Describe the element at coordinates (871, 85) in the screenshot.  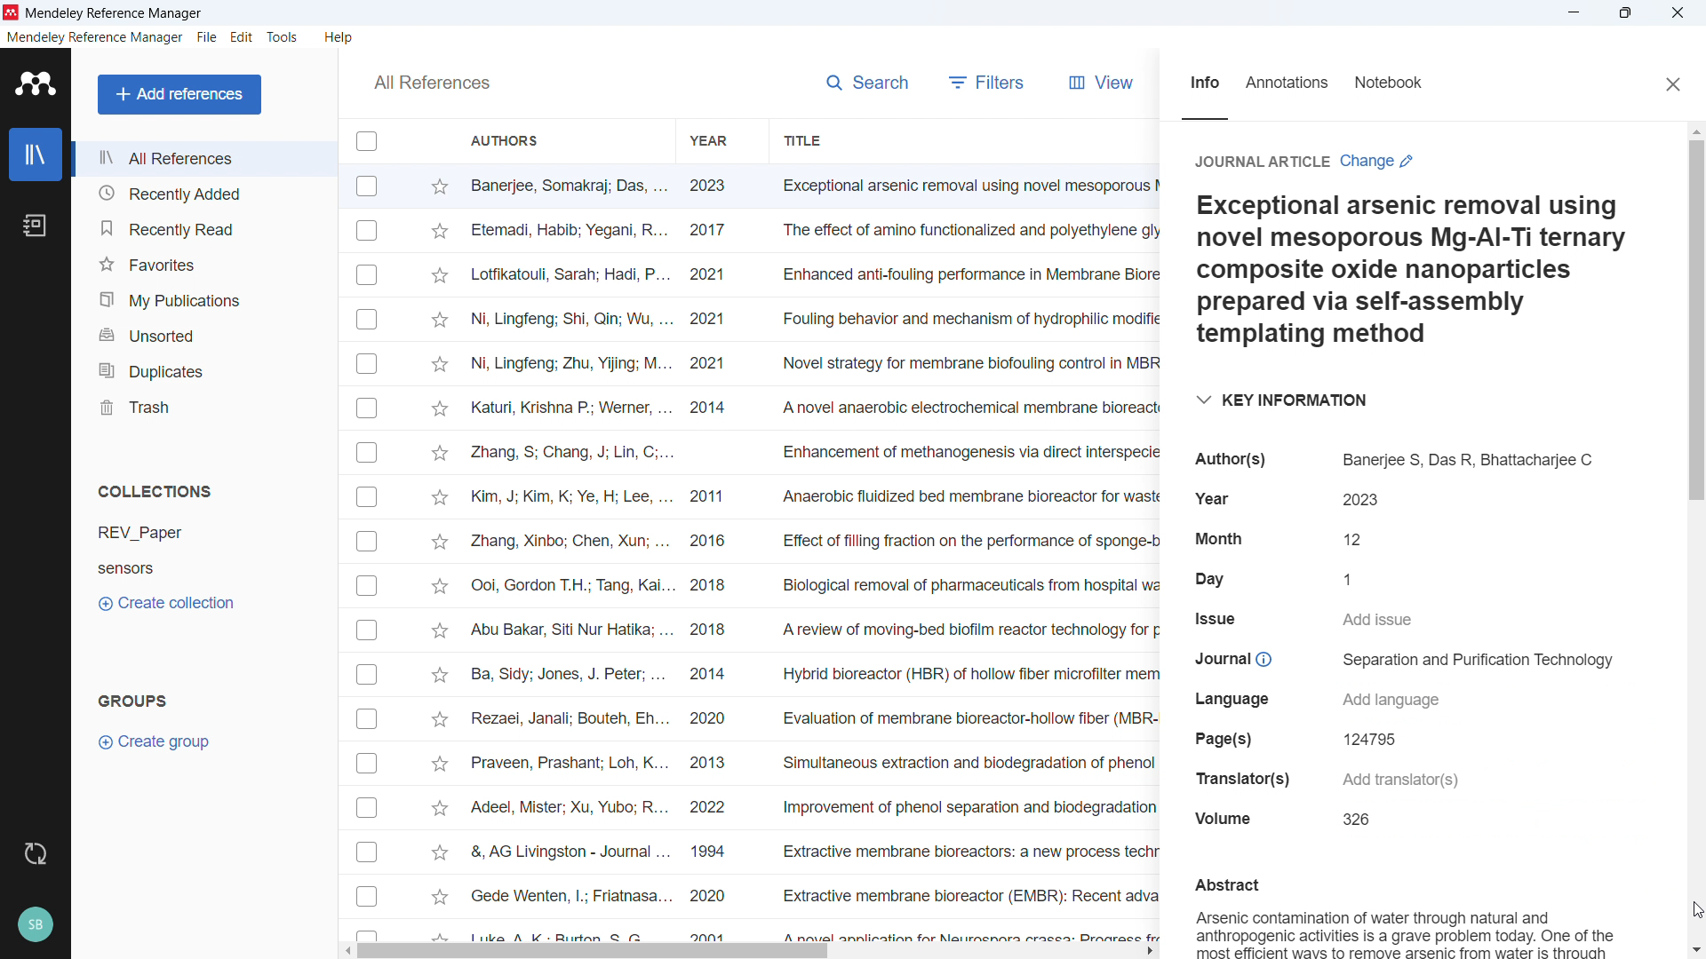
I see `search ` at that location.